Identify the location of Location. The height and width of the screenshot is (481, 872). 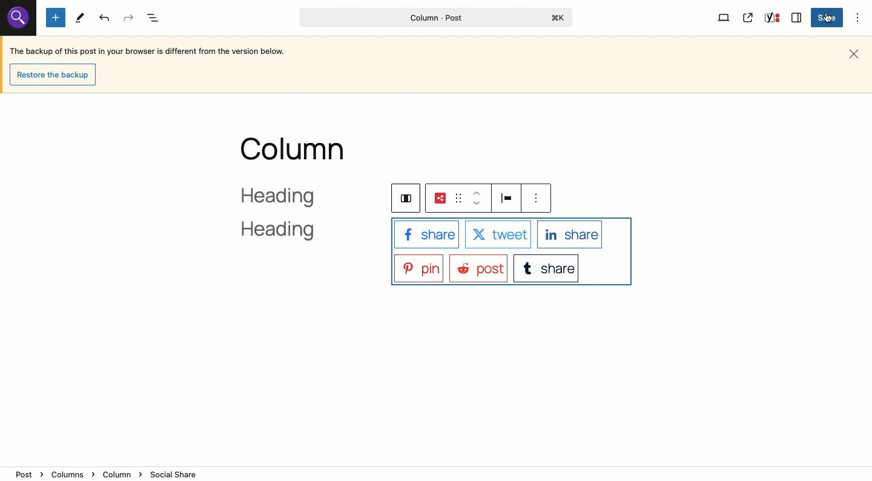
(437, 474).